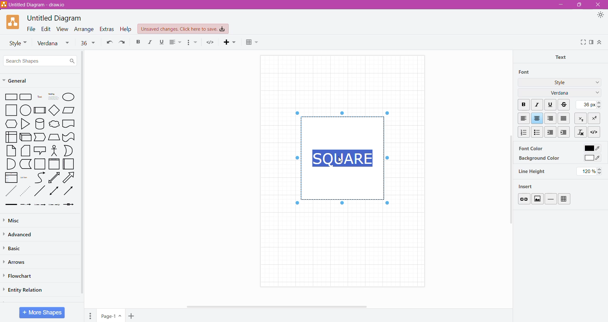  Describe the element at coordinates (40, 60) in the screenshot. I see `Search Shapes` at that location.